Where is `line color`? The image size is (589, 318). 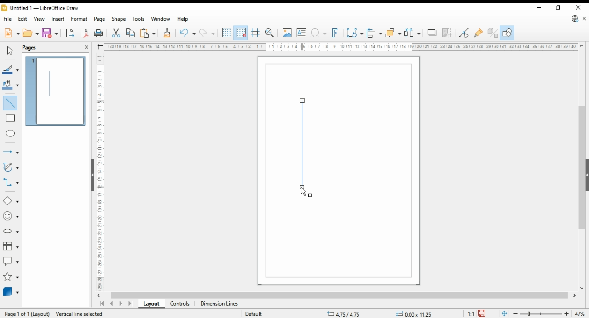 line color is located at coordinates (10, 70).